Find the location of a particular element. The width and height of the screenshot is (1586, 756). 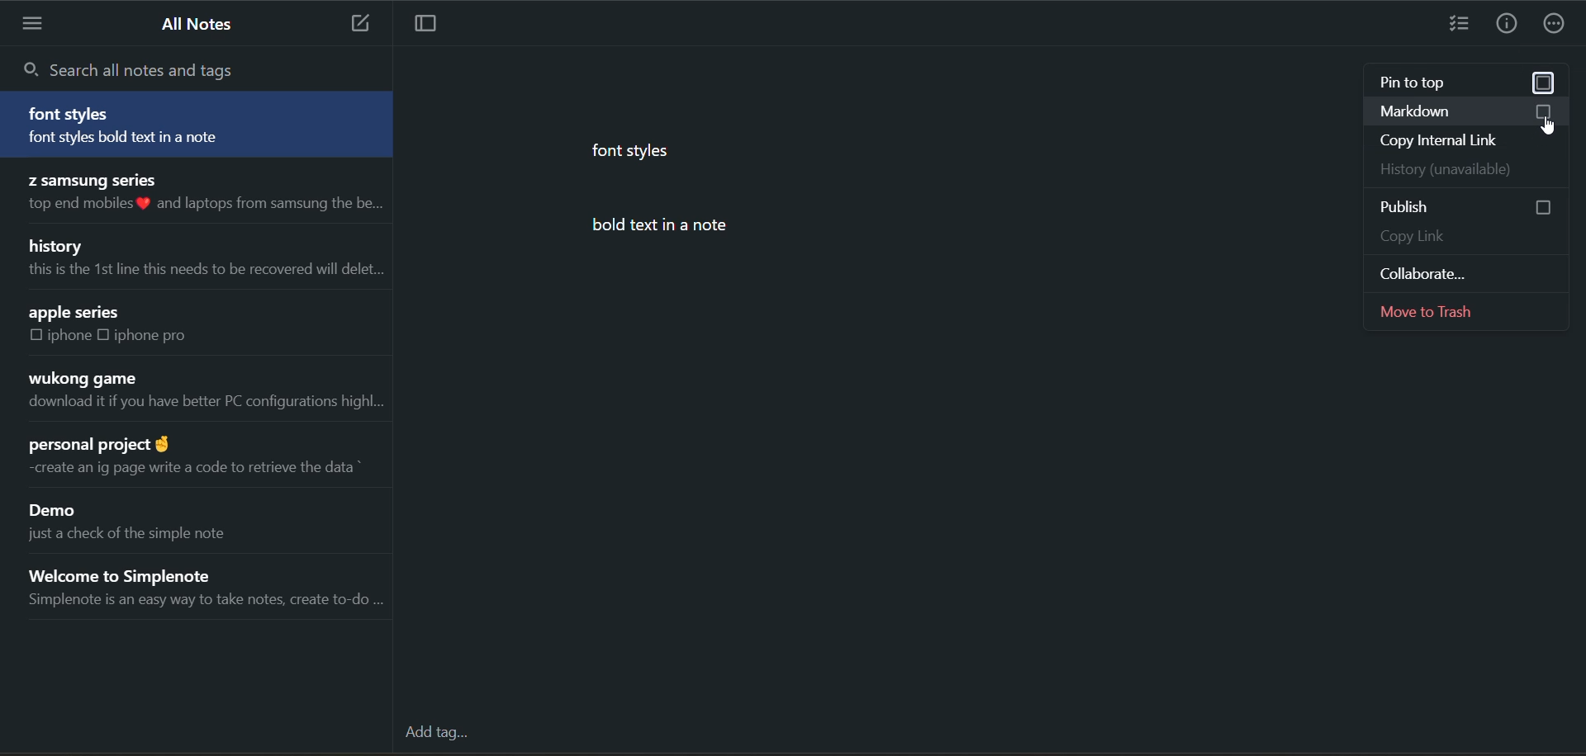

pin to top is located at coordinates (1436, 81).